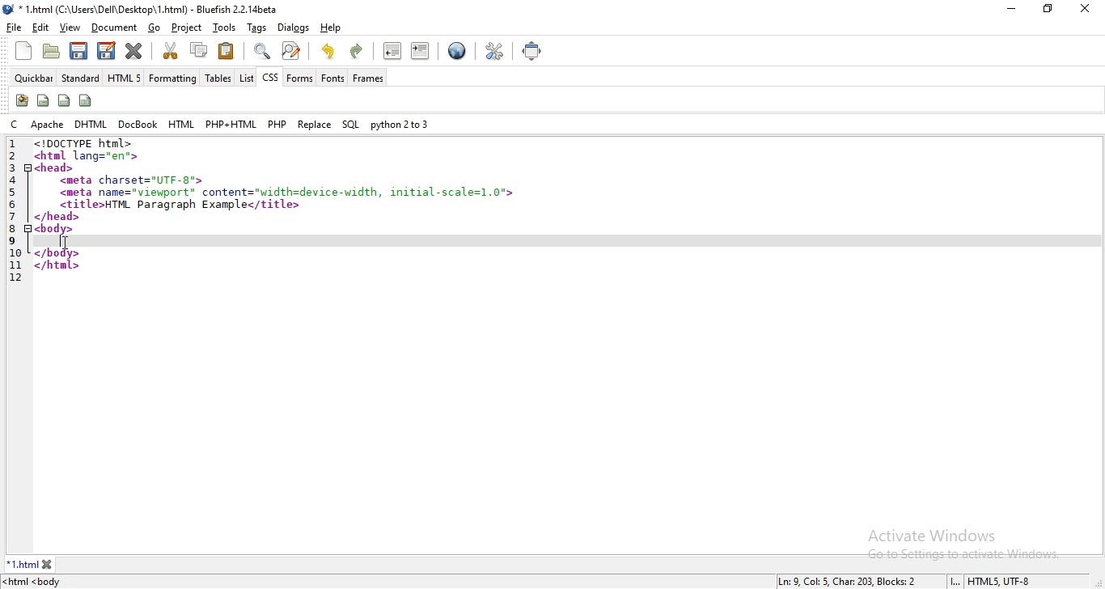 This screenshot has width=1105, height=589. Describe the element at coordinates (227, 51) in the screenshot. I see `paste` at that location.